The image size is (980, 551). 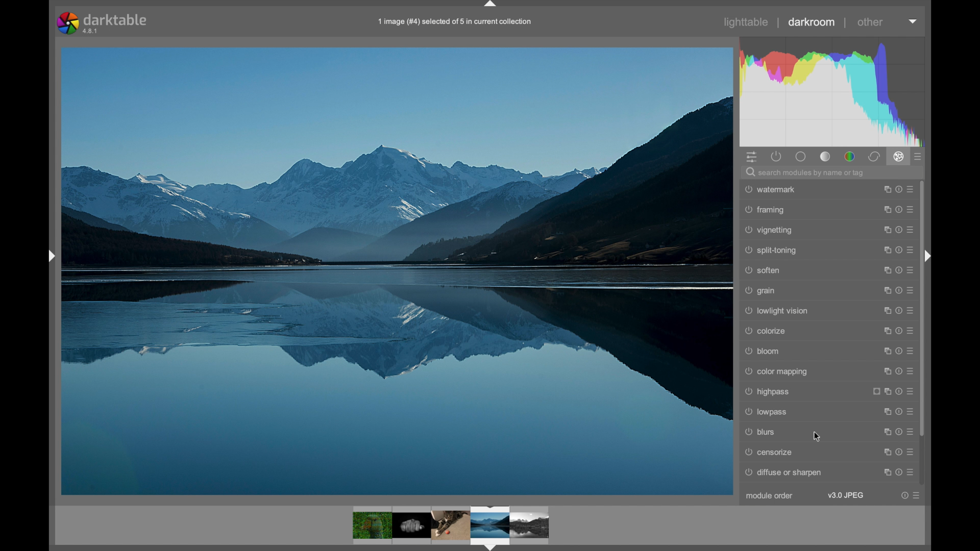 I want to click on search module by name or tag, so click(x=805, y=172).